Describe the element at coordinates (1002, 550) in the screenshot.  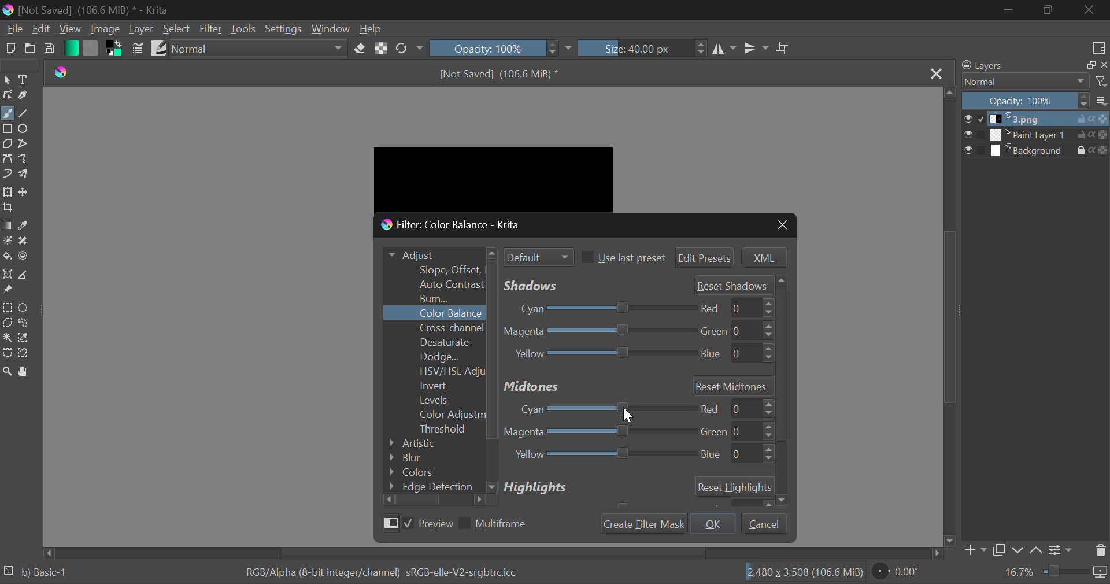
I see `Copy Layer` at that location.